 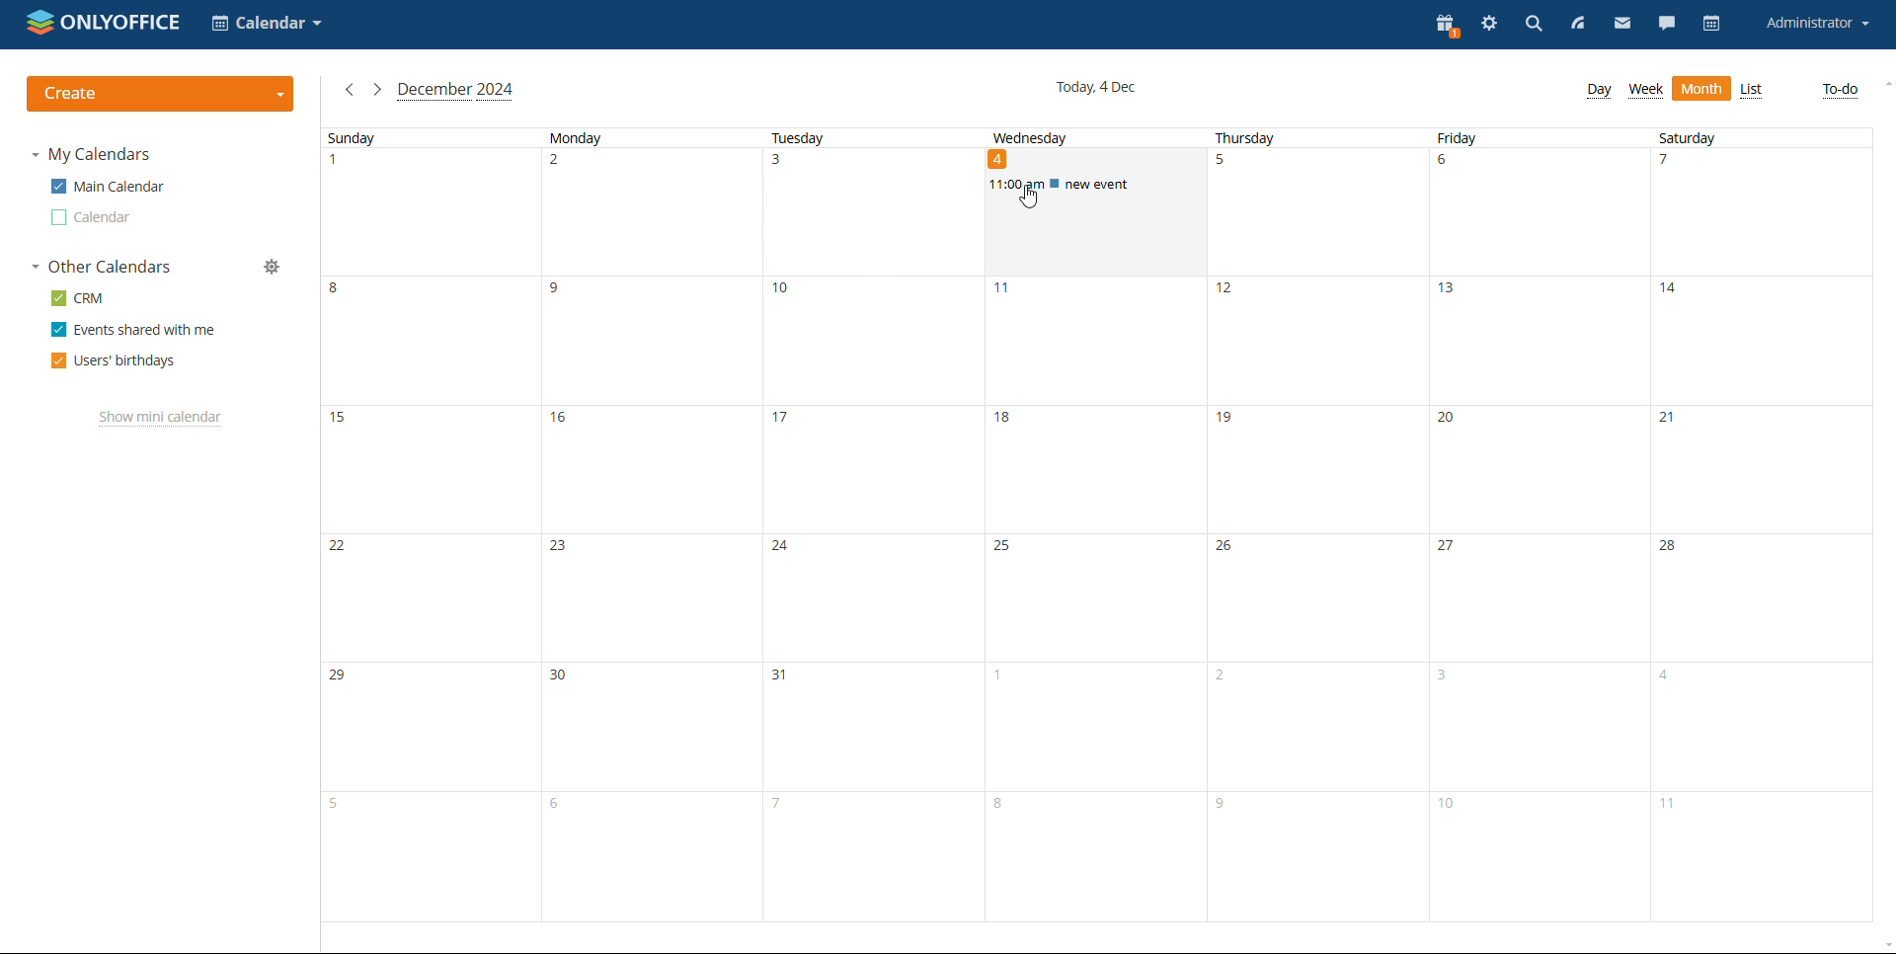 What do you see at coordinates (428, 526) in the screenshot?
I see `sunday` at bounding box center [428, 526].